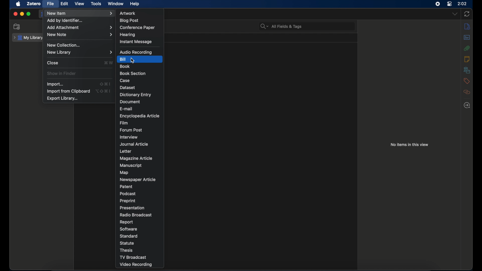 This screenshot has height=271, width=482. Describe the element at coordinates (65, 21) in the screenshot. I see `add by identifier` at that location.